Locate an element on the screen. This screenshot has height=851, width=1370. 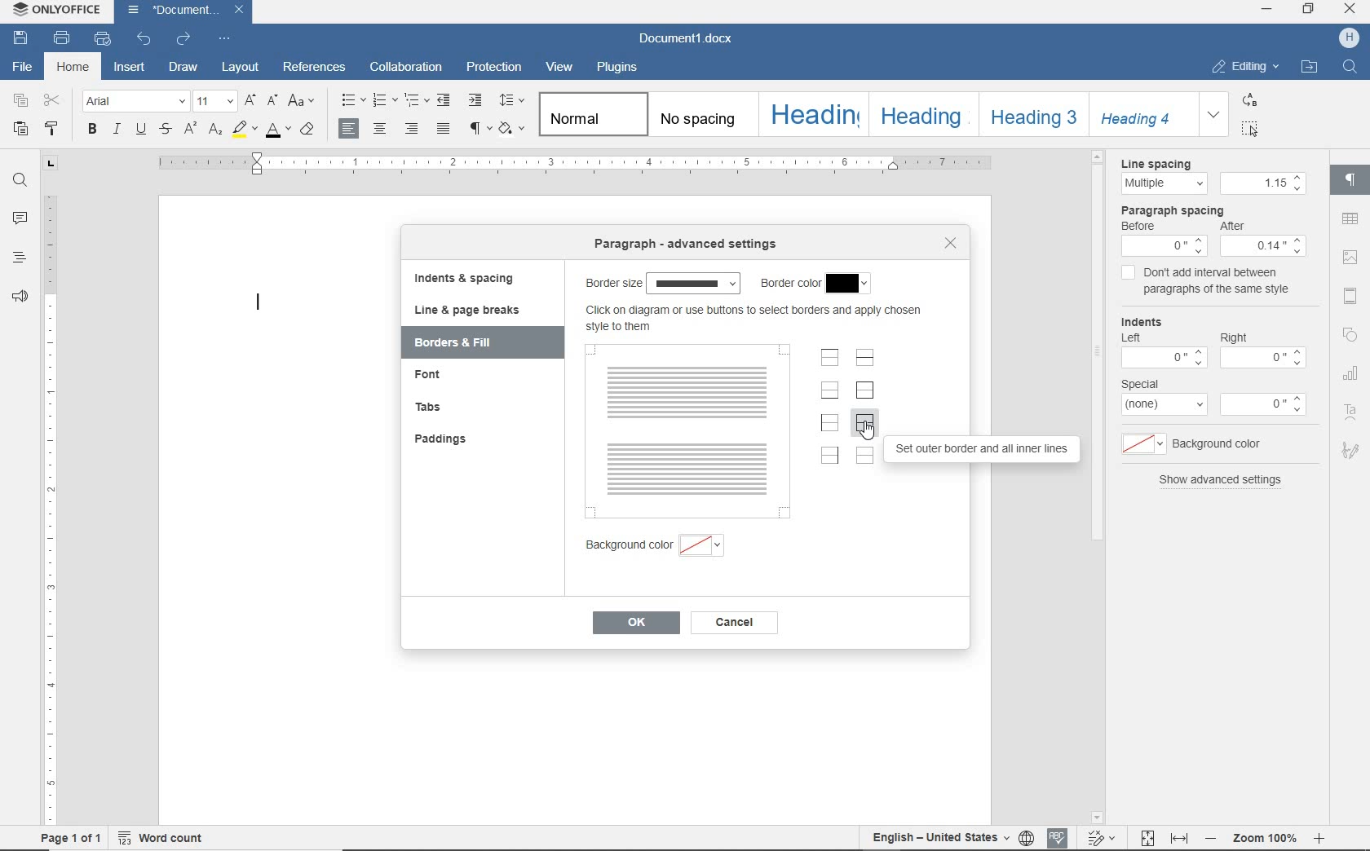
Pointer is located at coordinates (872, 439).